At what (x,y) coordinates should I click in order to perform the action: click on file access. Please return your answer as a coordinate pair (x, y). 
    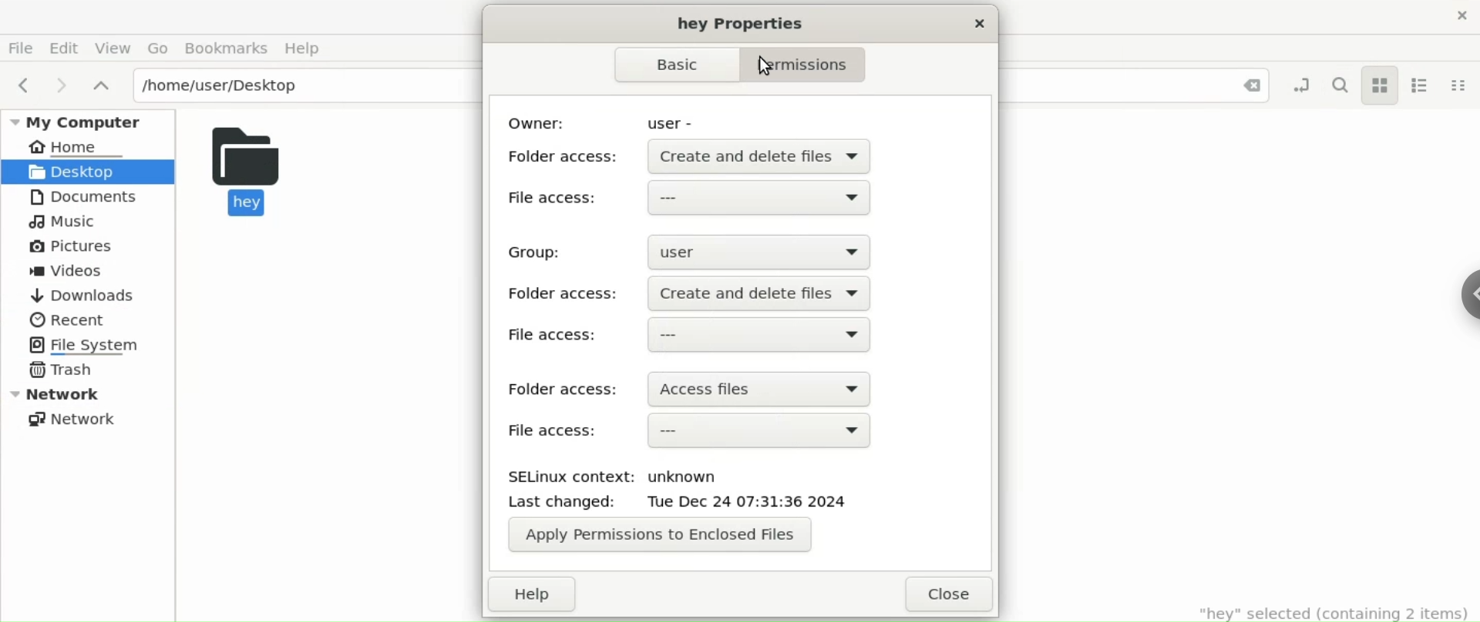
    Looking at the image, I should click on (696, 197).